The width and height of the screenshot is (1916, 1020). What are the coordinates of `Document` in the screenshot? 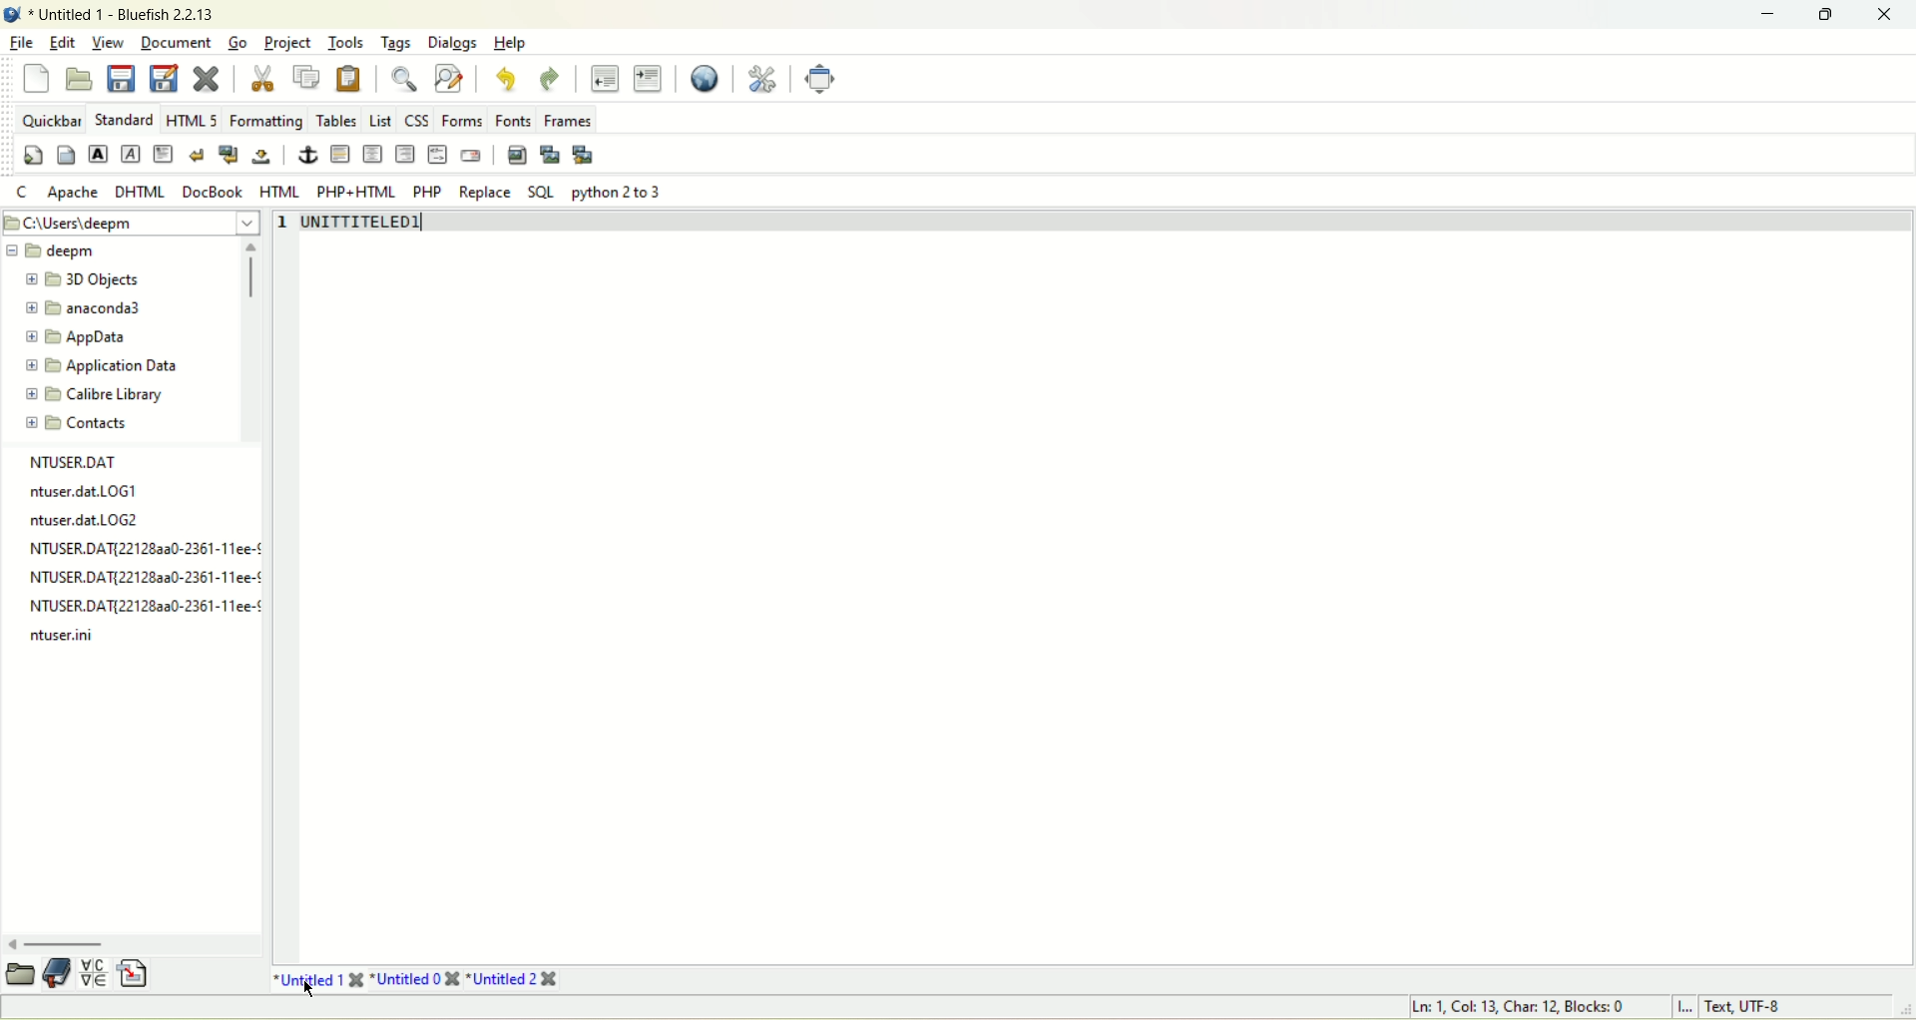 It's located at (175, 41).